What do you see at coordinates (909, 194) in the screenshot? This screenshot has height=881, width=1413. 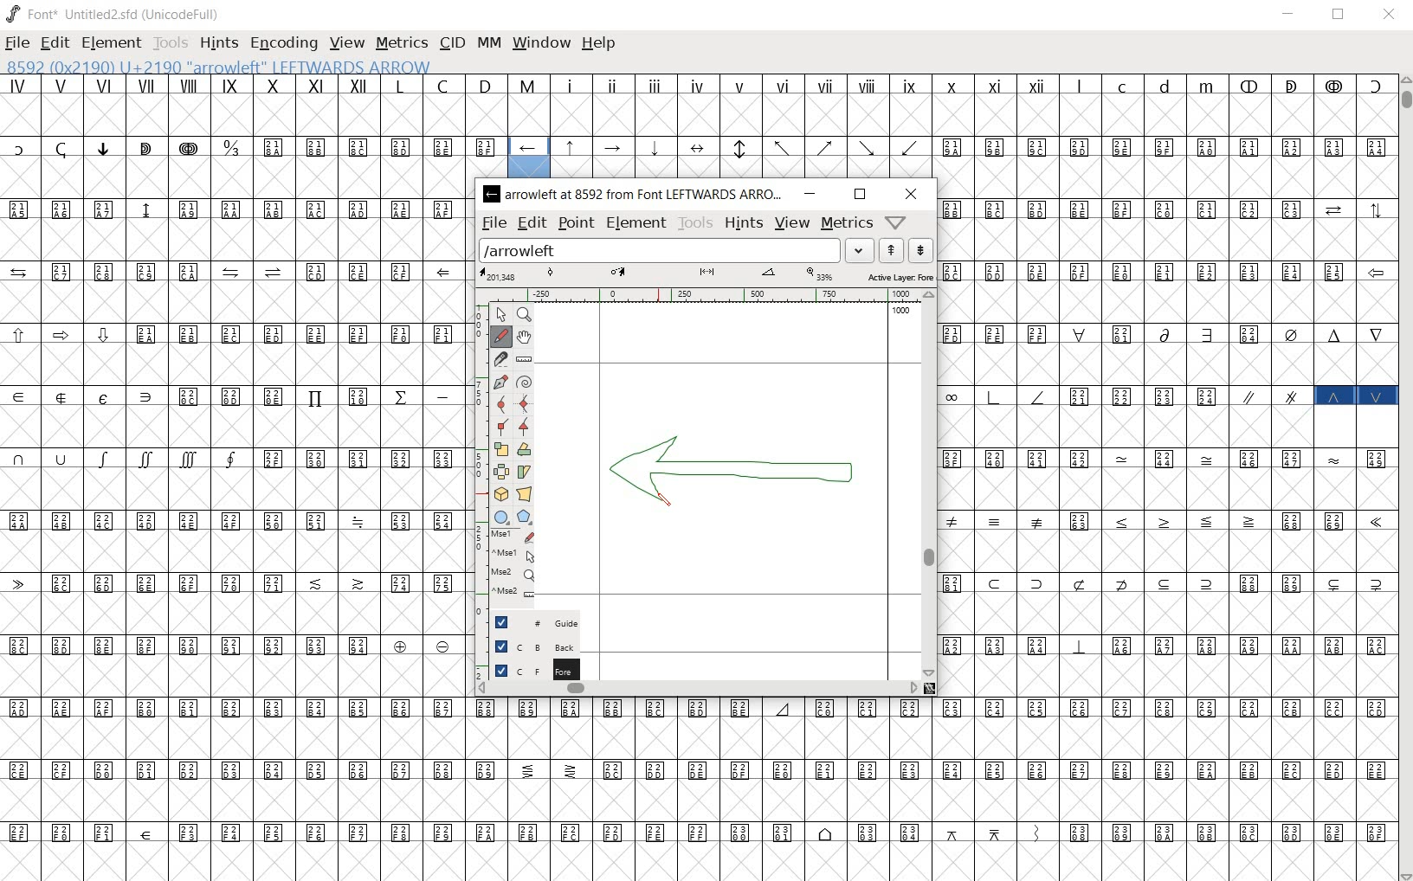 I see `close` at bounding box center [909, 194].